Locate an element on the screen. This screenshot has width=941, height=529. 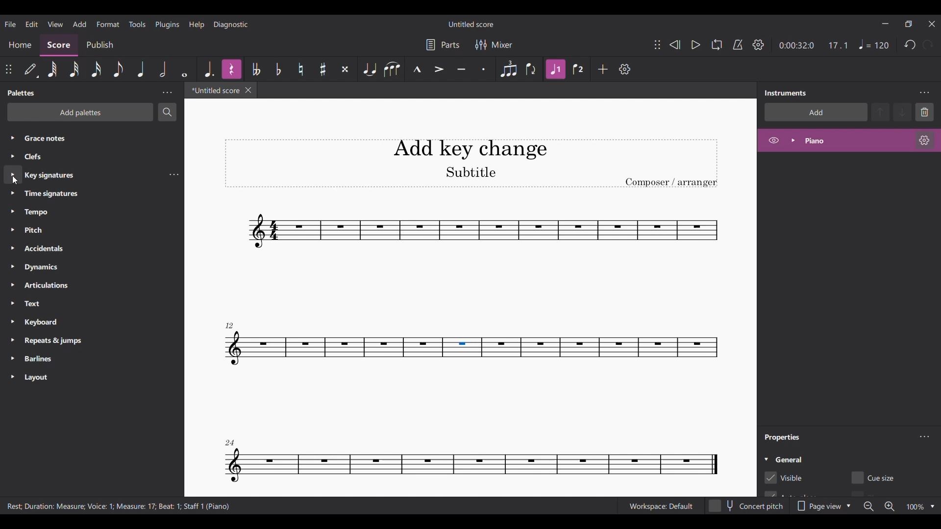
Instruments settings is located at coordinates (924, 93).